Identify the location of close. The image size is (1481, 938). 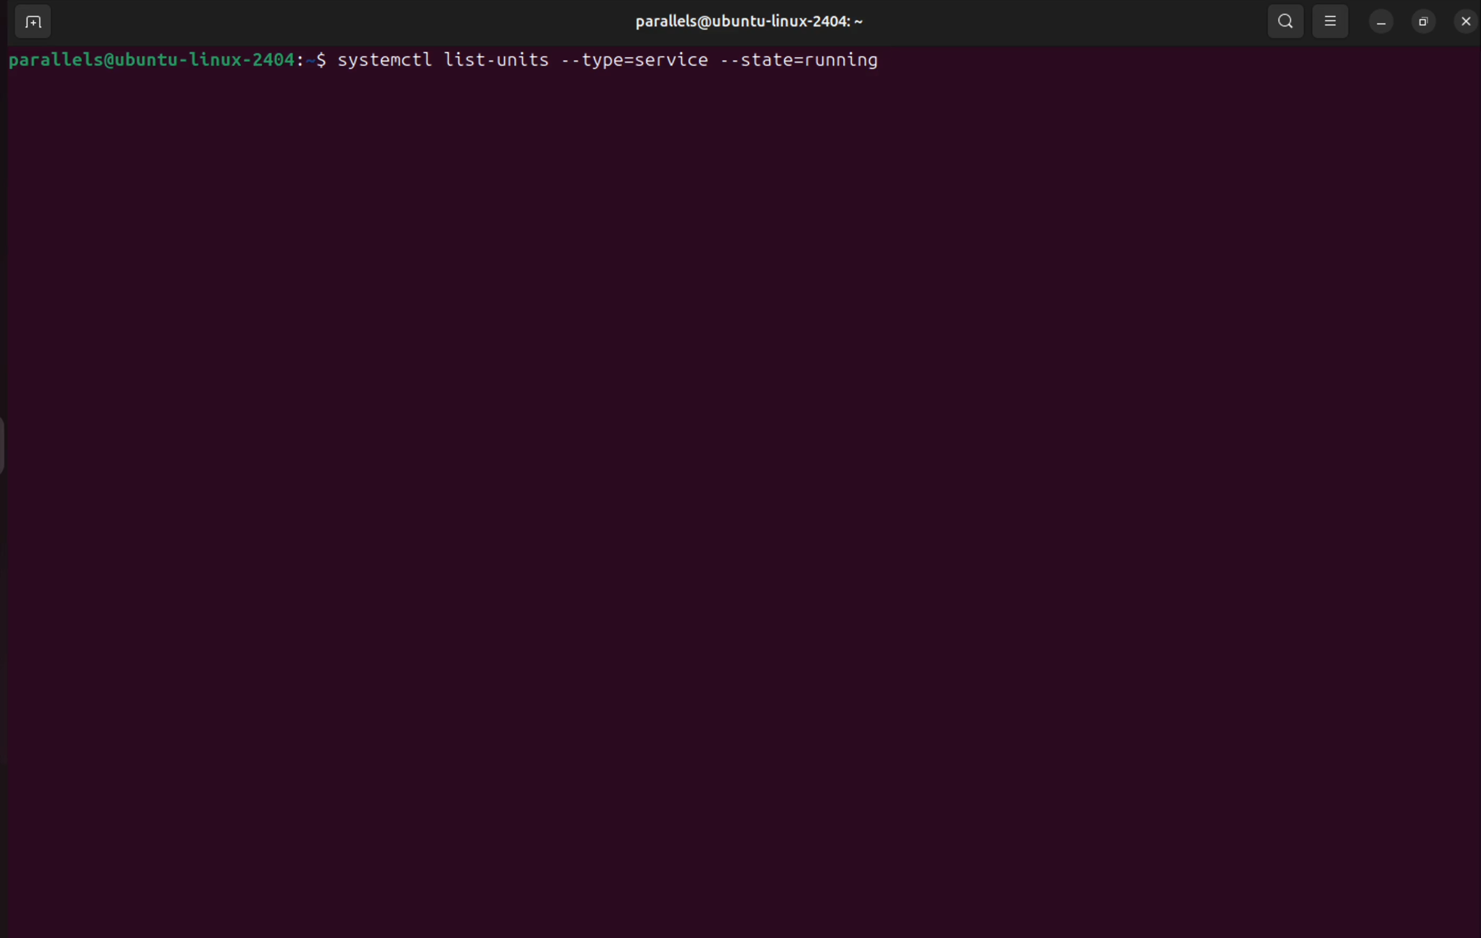
(1465, 23).